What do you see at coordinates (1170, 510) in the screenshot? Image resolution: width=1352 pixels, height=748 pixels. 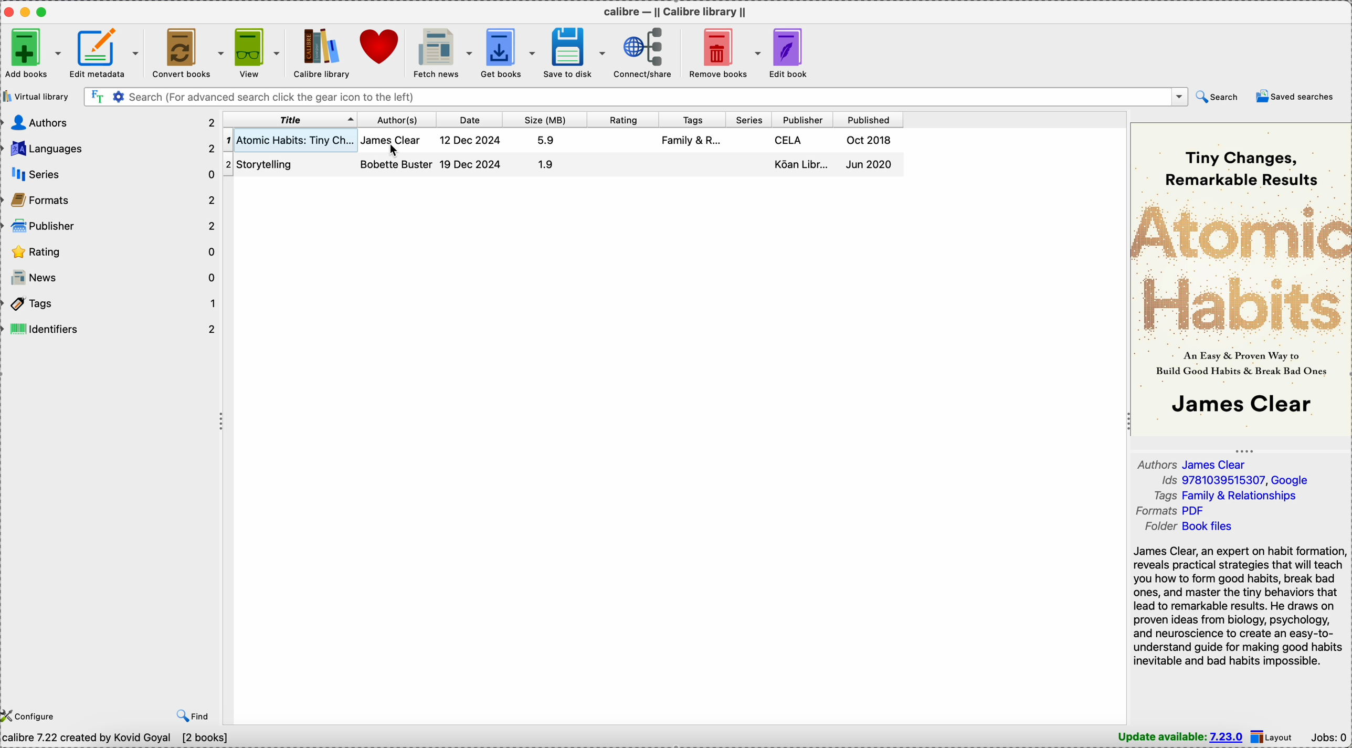 I see `formats PDF` at bounding box center [1170, 510].